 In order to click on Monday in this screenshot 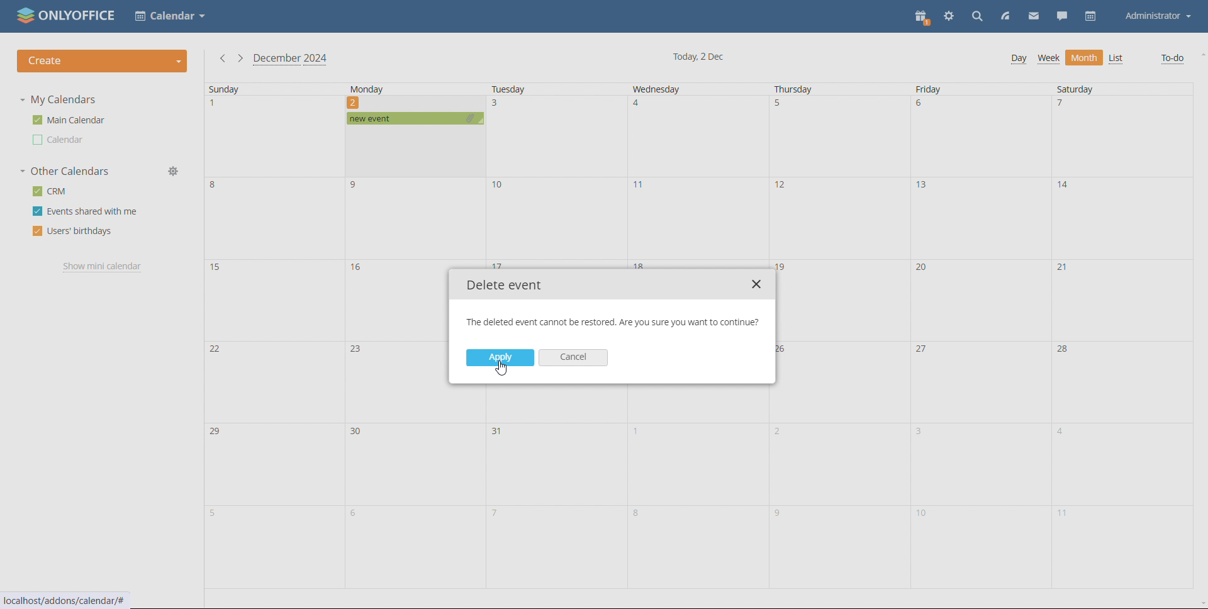, I will do `click(367, 89)`.